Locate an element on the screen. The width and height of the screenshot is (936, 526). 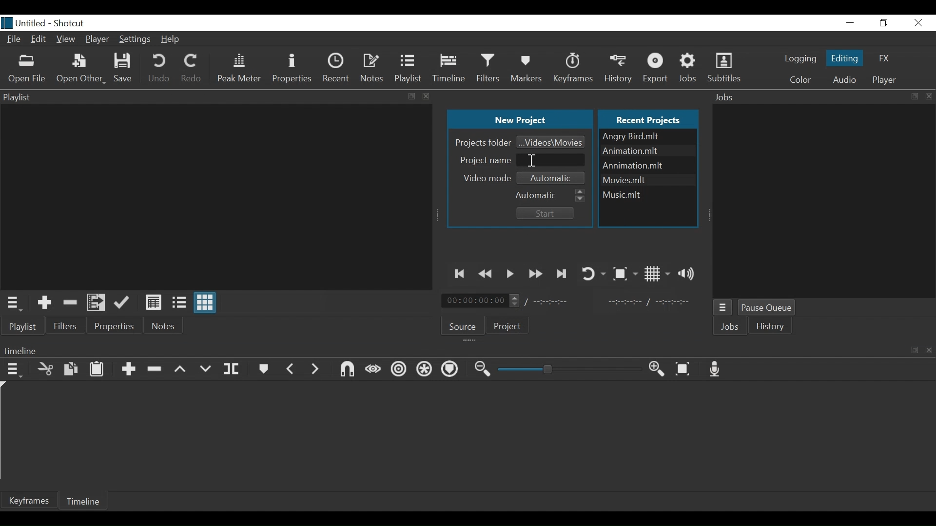
FX is located at coordinates (885, 59).